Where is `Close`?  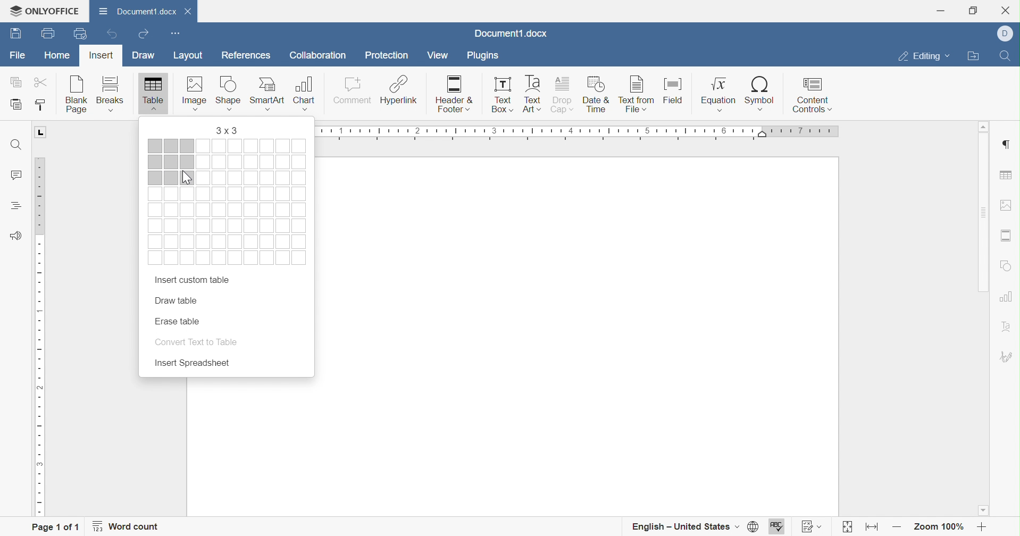
Close is located at coordinates (1009, 10).